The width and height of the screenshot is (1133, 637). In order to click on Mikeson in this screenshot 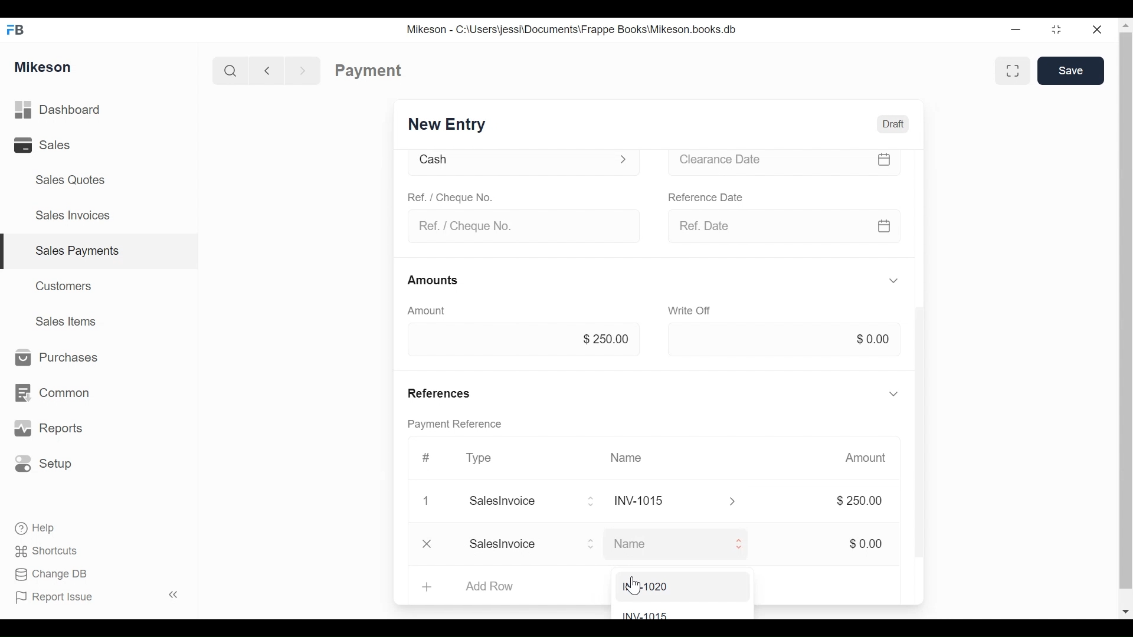, I will do `click(44, 65)`.